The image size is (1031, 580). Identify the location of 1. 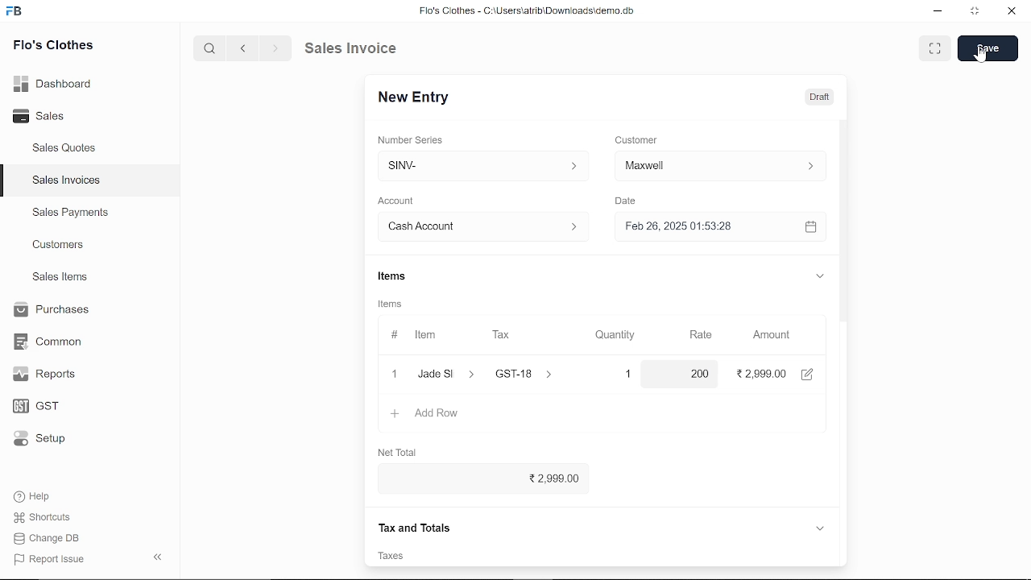
(614, 374).